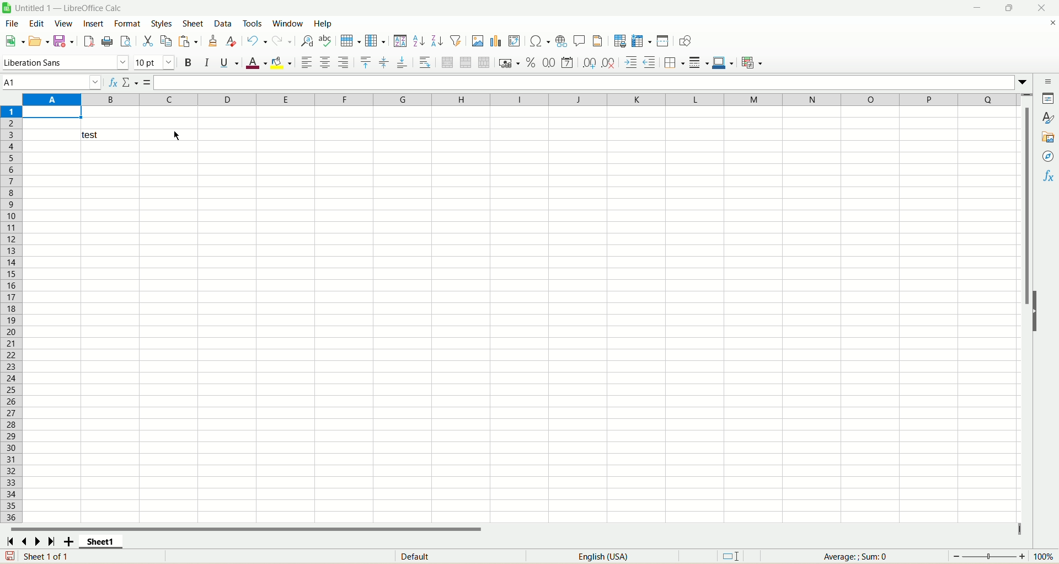 This screenshot has width=1059, height=564. I want to click on sort, so click(400, 41).